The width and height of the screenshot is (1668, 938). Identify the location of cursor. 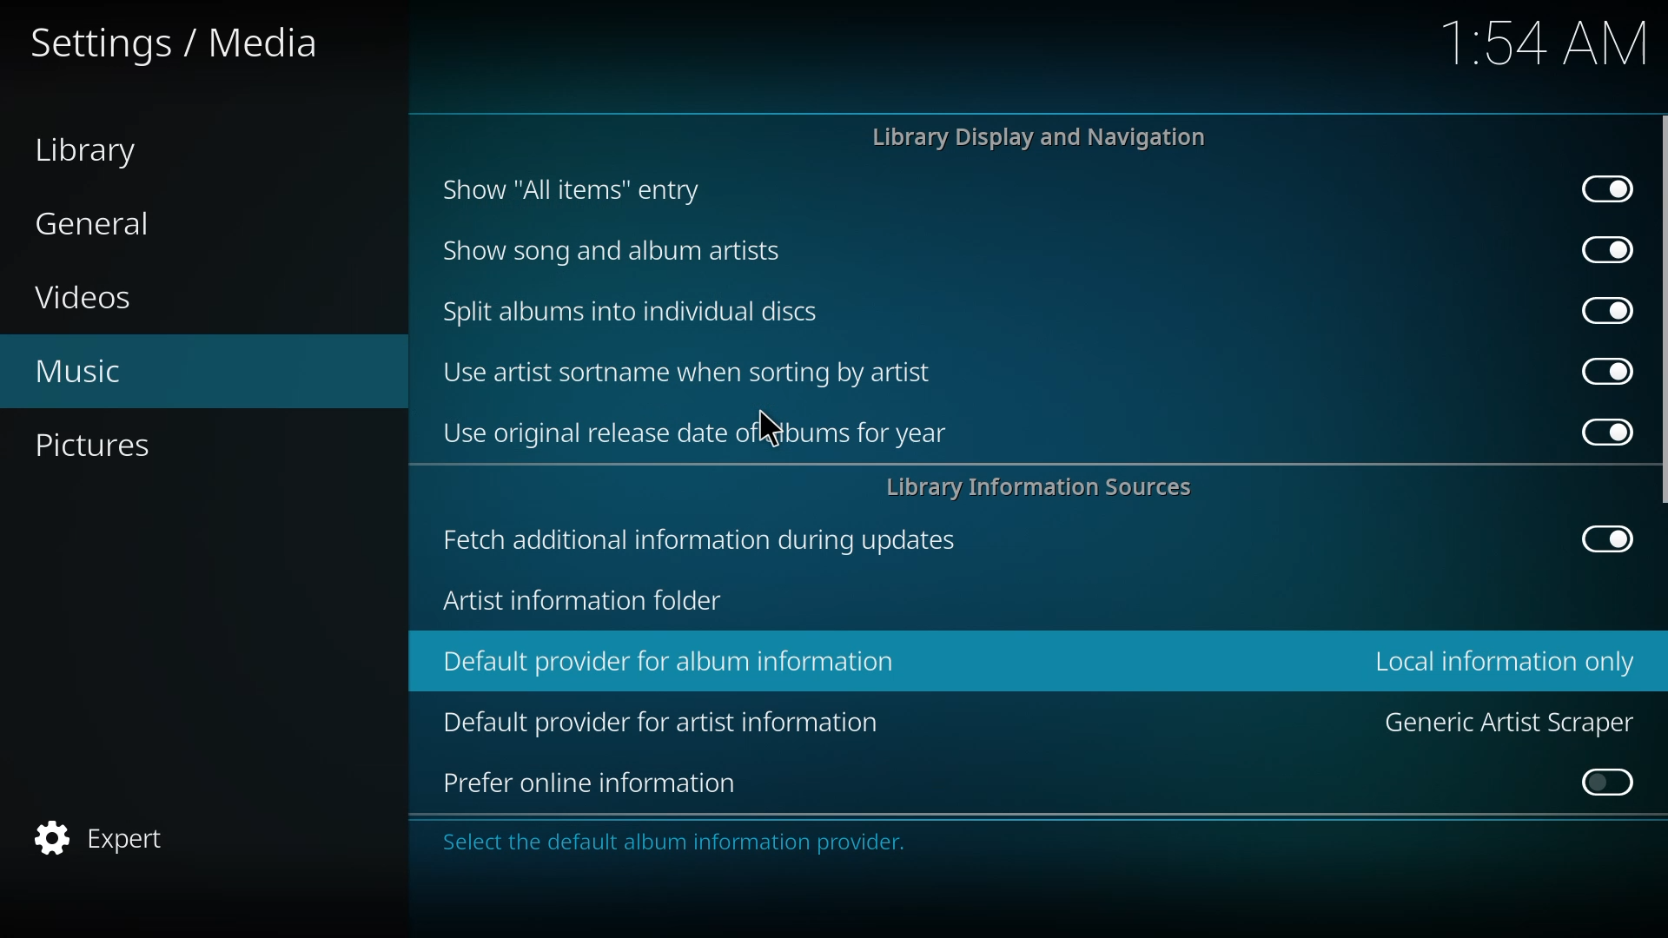
(771, 429).